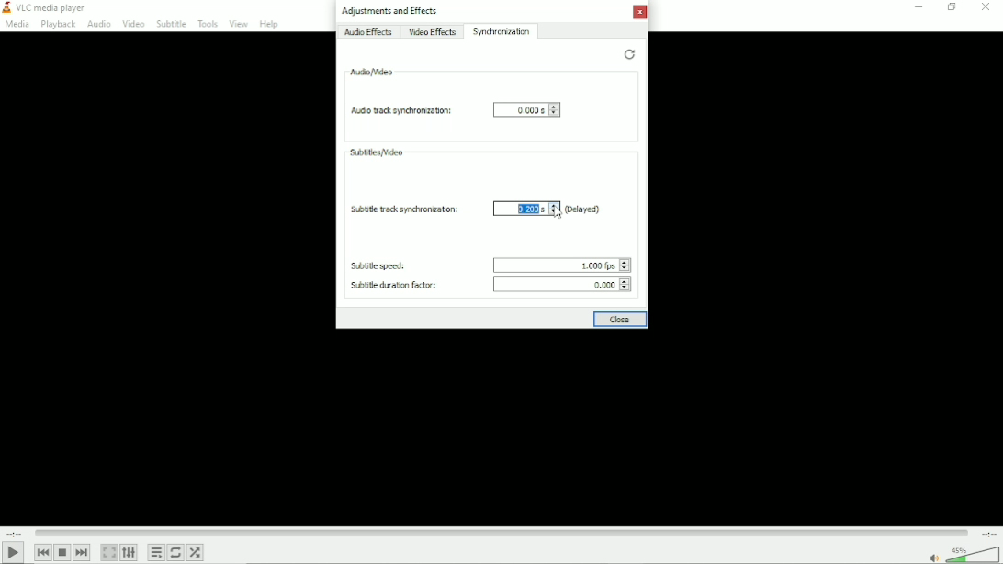  What do you see at coordinates (557, 212) in the screenshot?
I see `Cursor` at bounding box center [557, 212].